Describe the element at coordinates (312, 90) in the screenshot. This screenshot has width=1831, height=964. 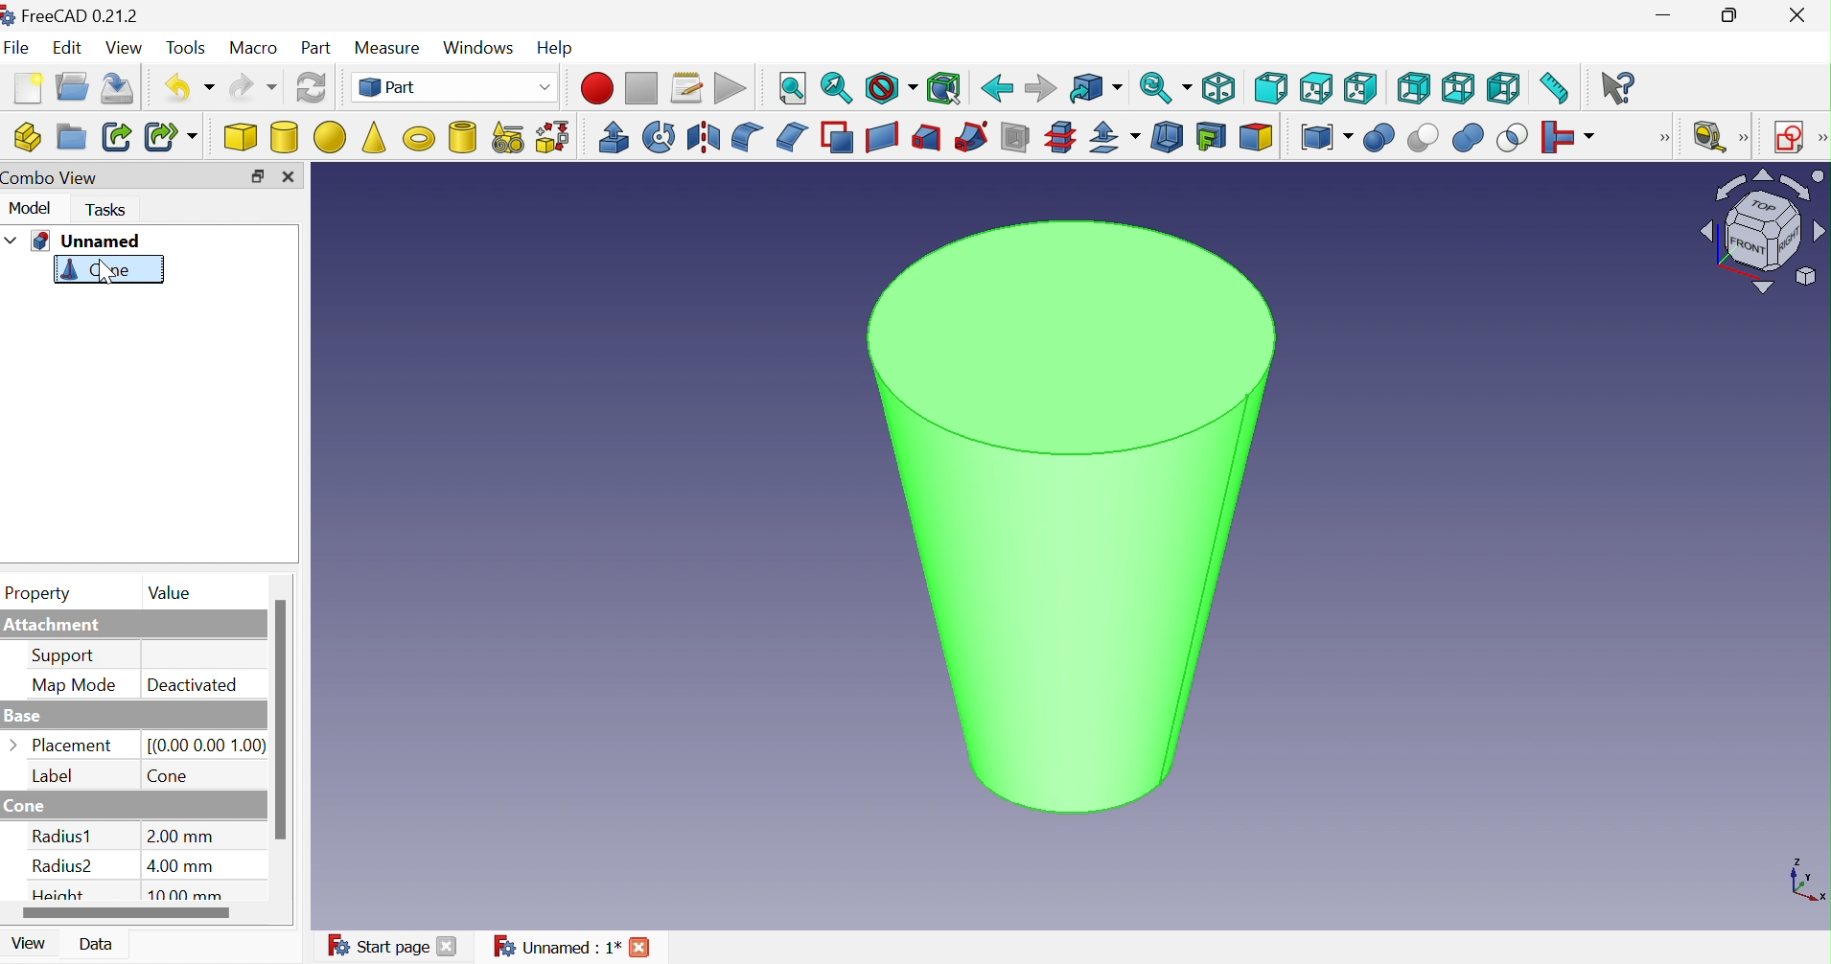
I see `Refresh` at that location.